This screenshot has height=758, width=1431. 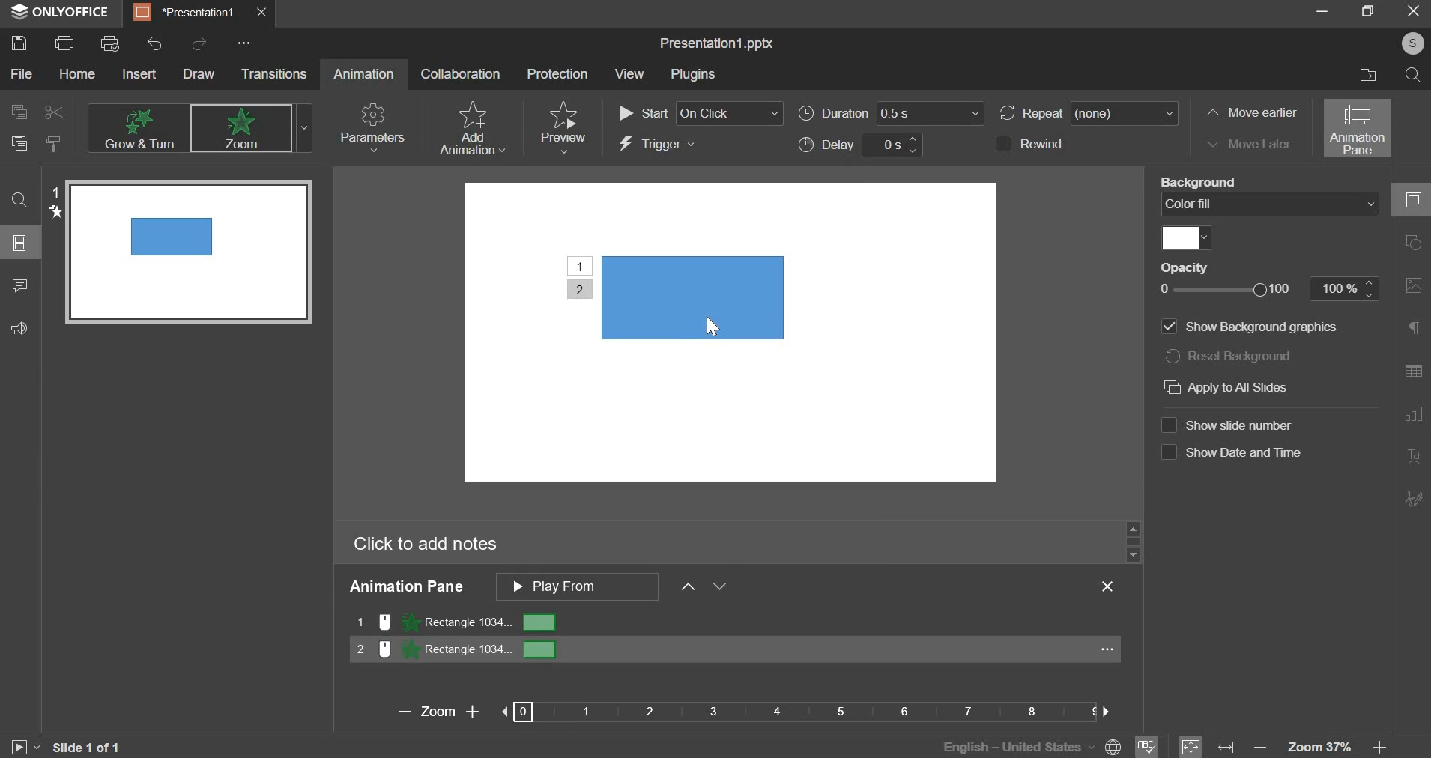 What do you see at coordinates (1247, 359) in the screenshot?
I see `Reset background` at bounding box center [1247, 359].